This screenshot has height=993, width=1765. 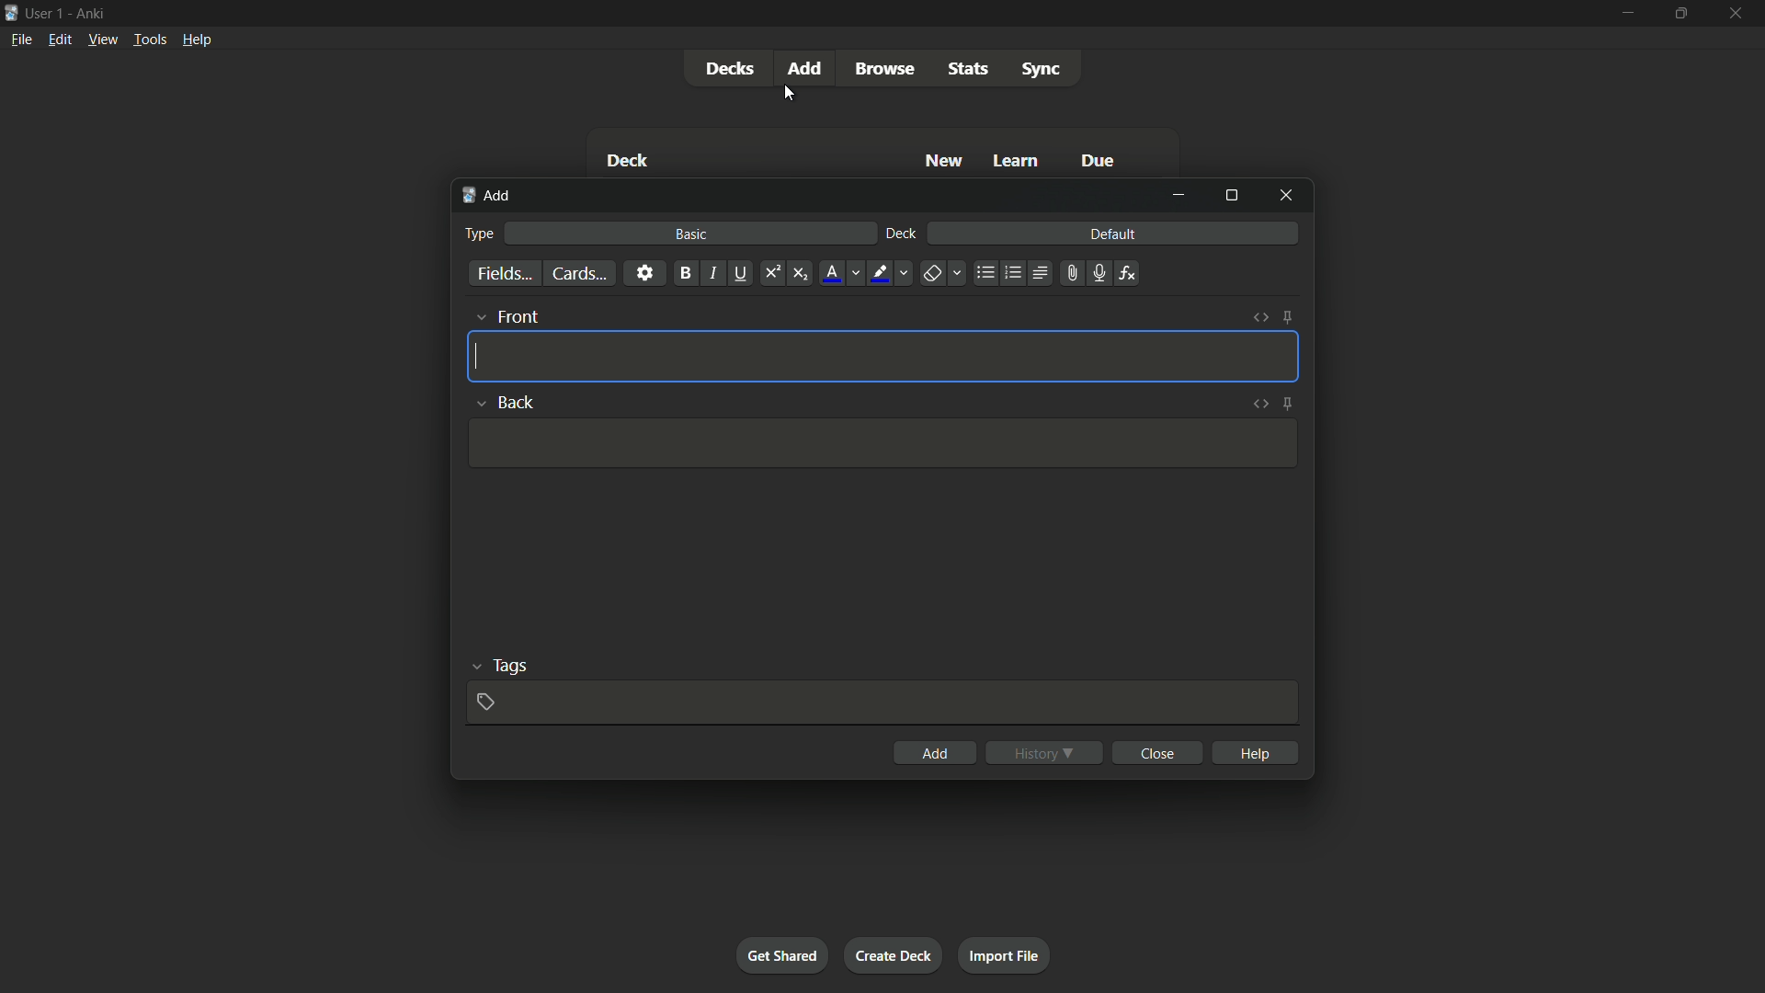 I want to click on bold, so click(x=685, y=274).